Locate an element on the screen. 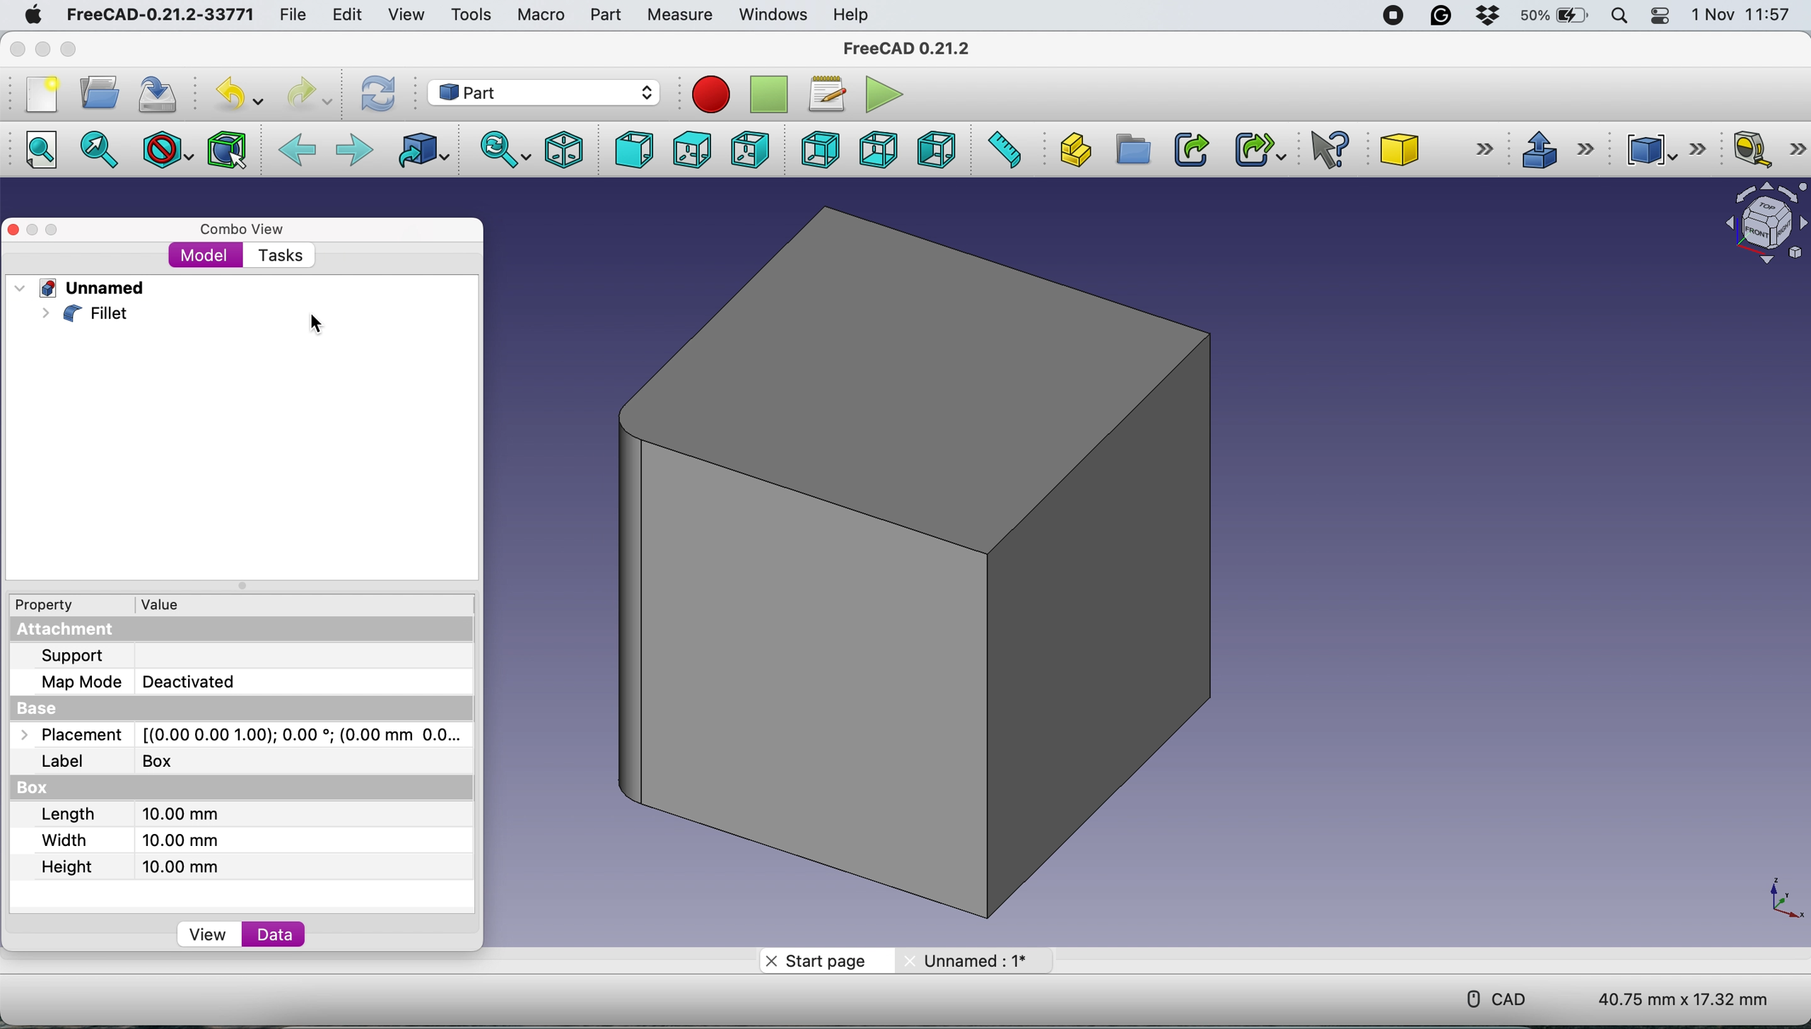 The width and height of the screenshot is (1811, 1029). stop recording macros is located at coordinates (768, 94).